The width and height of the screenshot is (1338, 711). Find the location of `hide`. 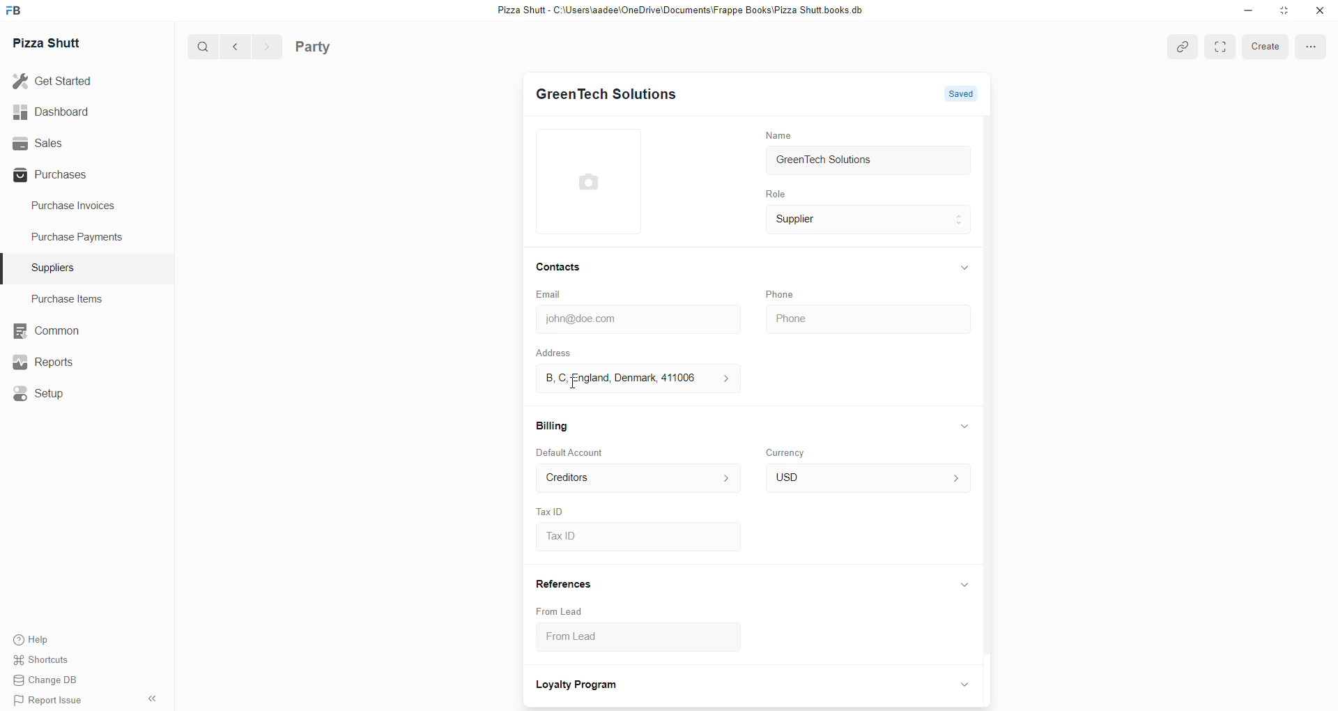

hide is located at coordinates (963, 586).